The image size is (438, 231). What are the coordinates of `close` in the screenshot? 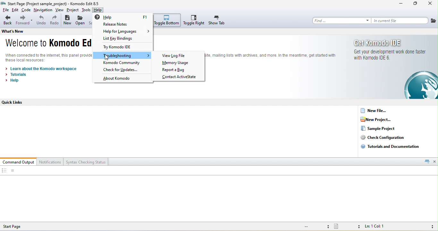 It's located at (431, 4).